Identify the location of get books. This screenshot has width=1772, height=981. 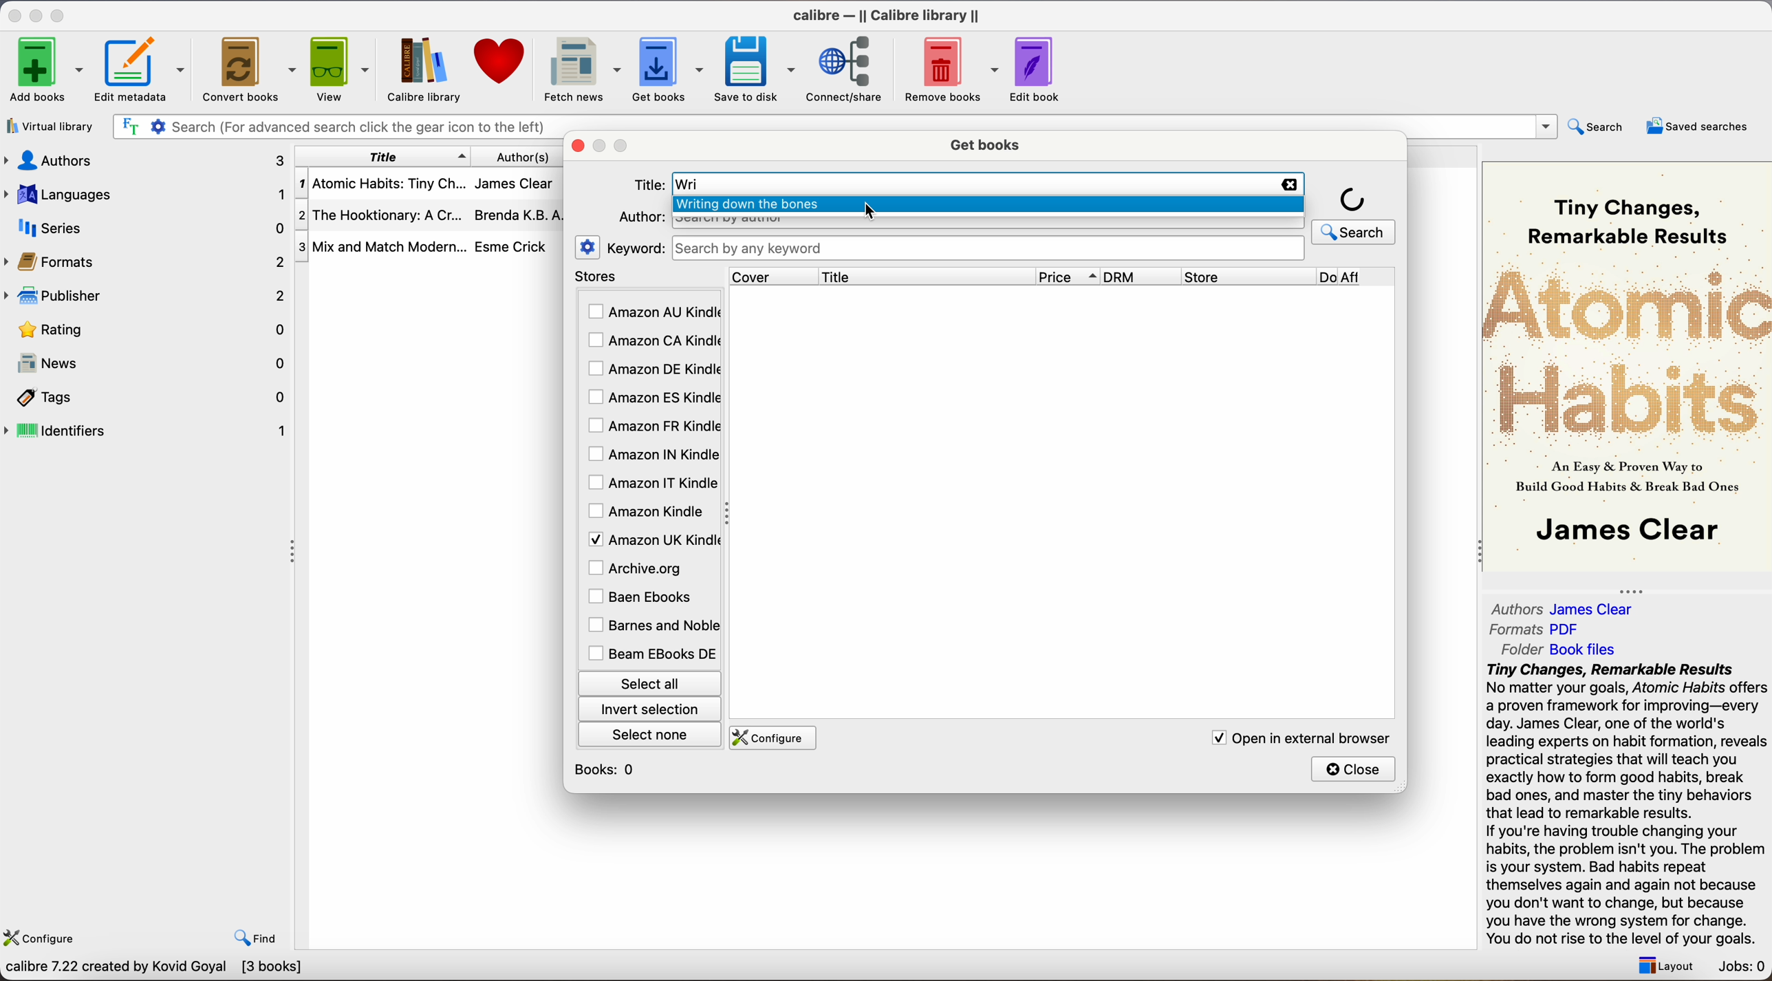
(988, 143).